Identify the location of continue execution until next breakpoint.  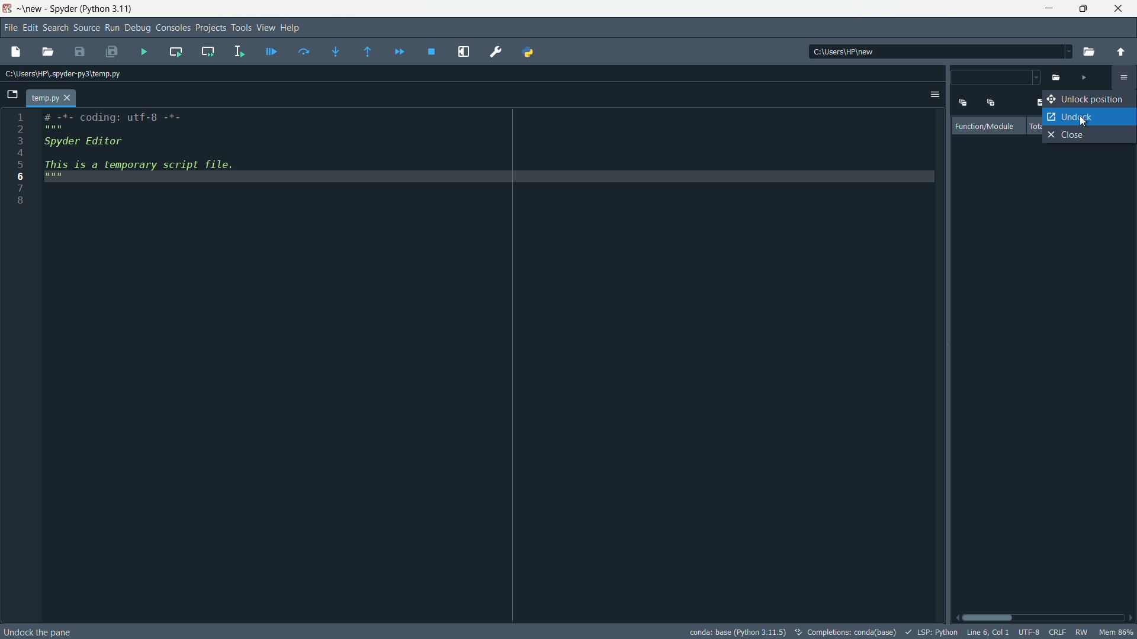
(400, 53).